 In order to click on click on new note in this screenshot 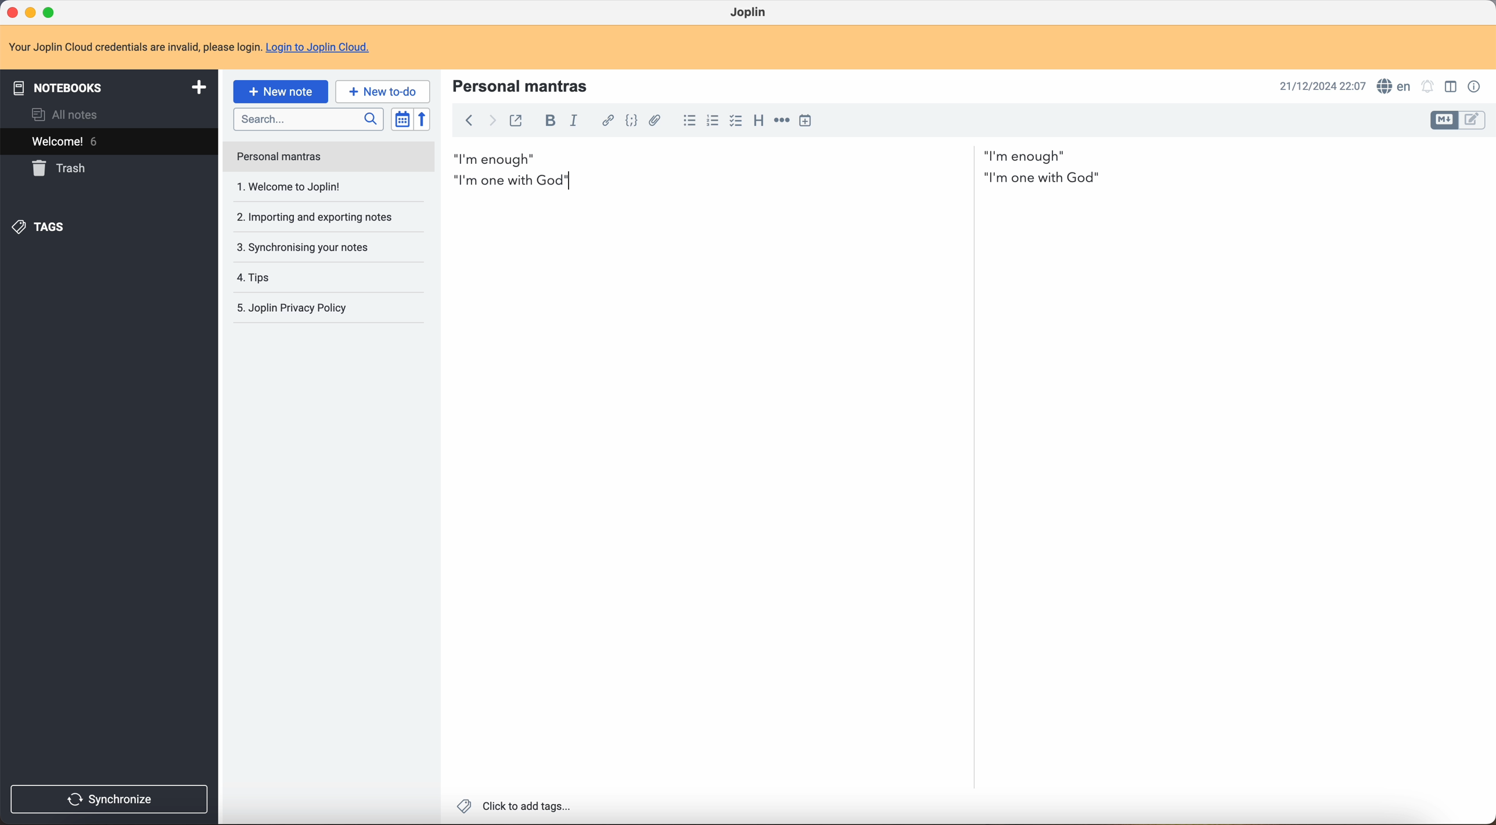, I will do `click(281, 92)`.